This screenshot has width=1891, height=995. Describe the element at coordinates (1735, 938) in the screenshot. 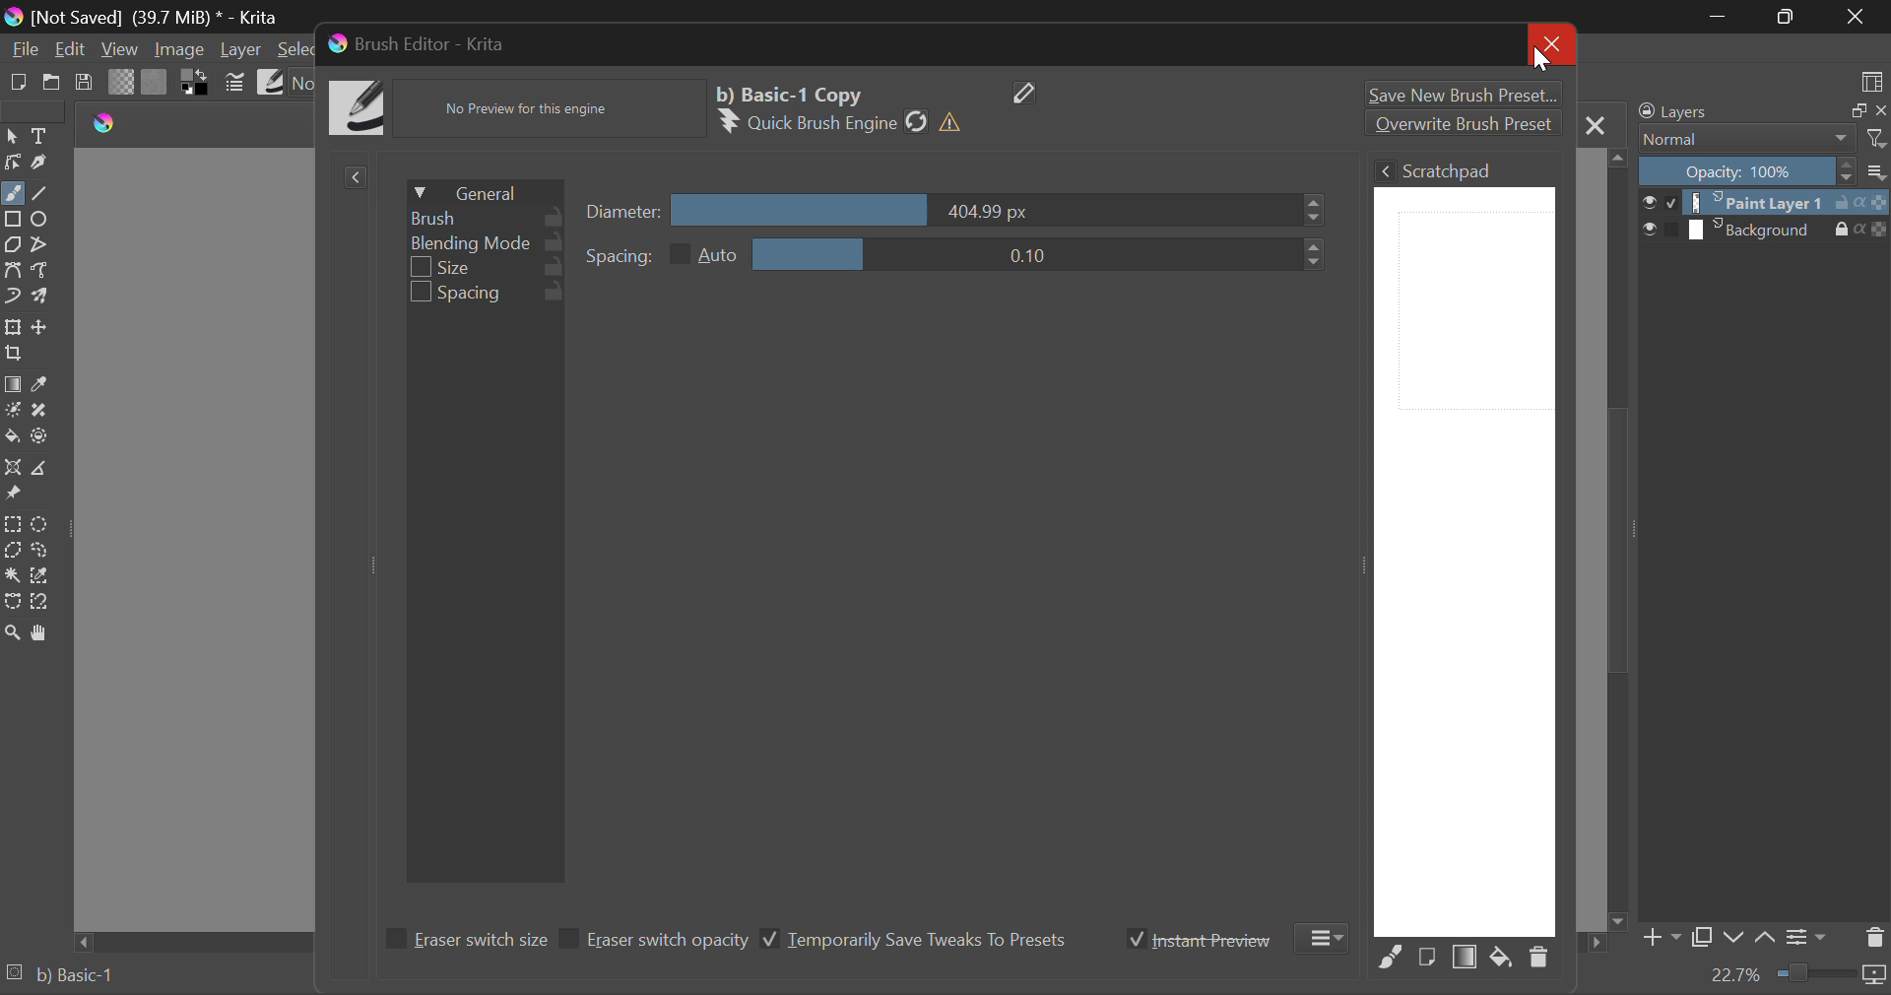

I see `Move Layer Down` at that location.